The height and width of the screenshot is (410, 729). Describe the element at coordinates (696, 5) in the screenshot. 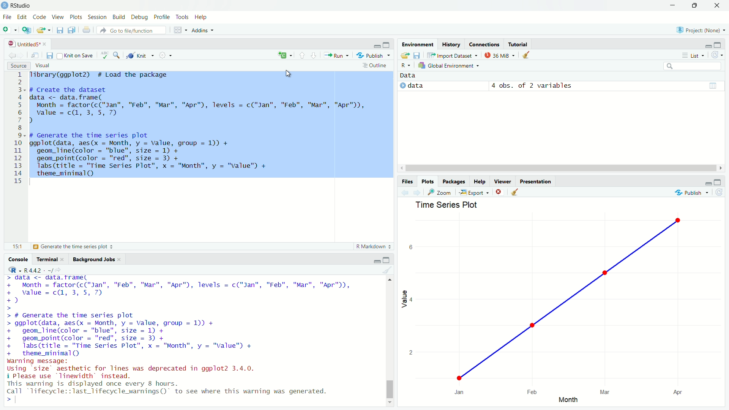

I see `maximize` at that location.